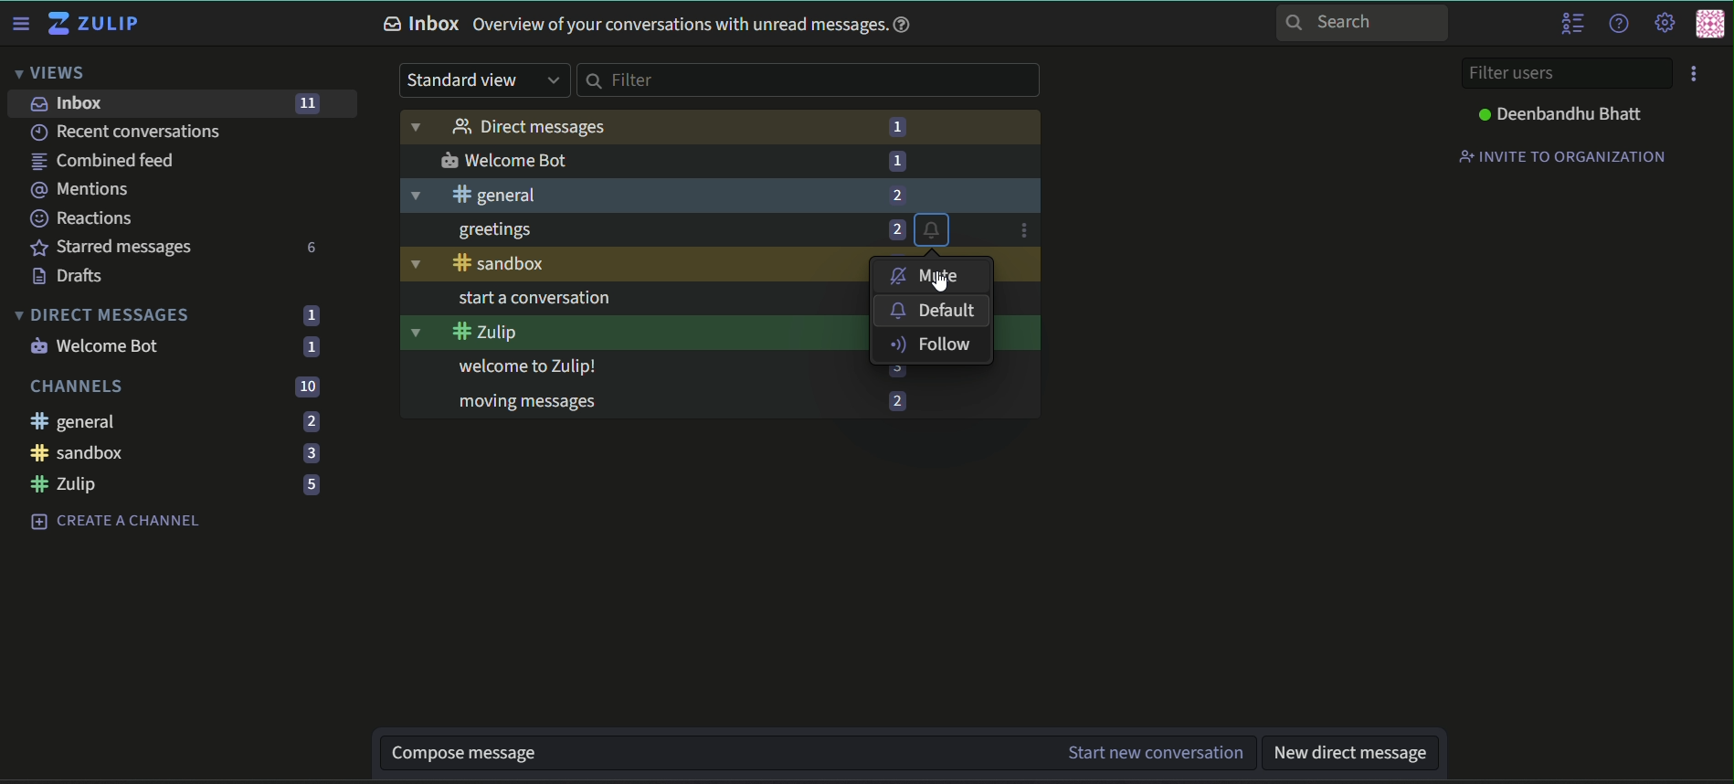 The height and width of the screenshot is (784, 1734). Describe the element at coordinates (1697, 74) in the screenshot. I see `menu` at that location.